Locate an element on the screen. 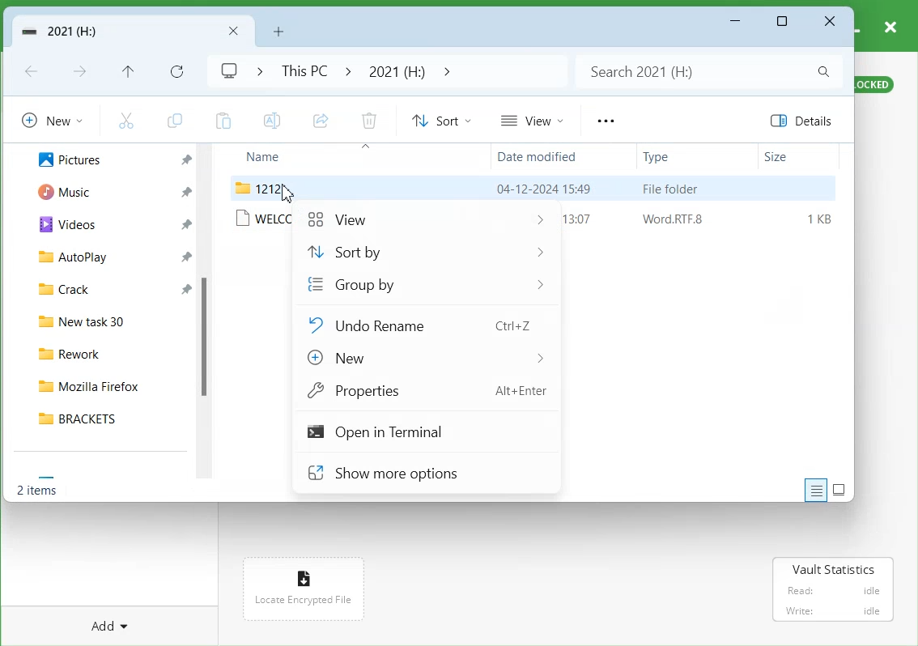 The height and width of the screenshot is (646, 918). View  is located at coordinates (531, 120).